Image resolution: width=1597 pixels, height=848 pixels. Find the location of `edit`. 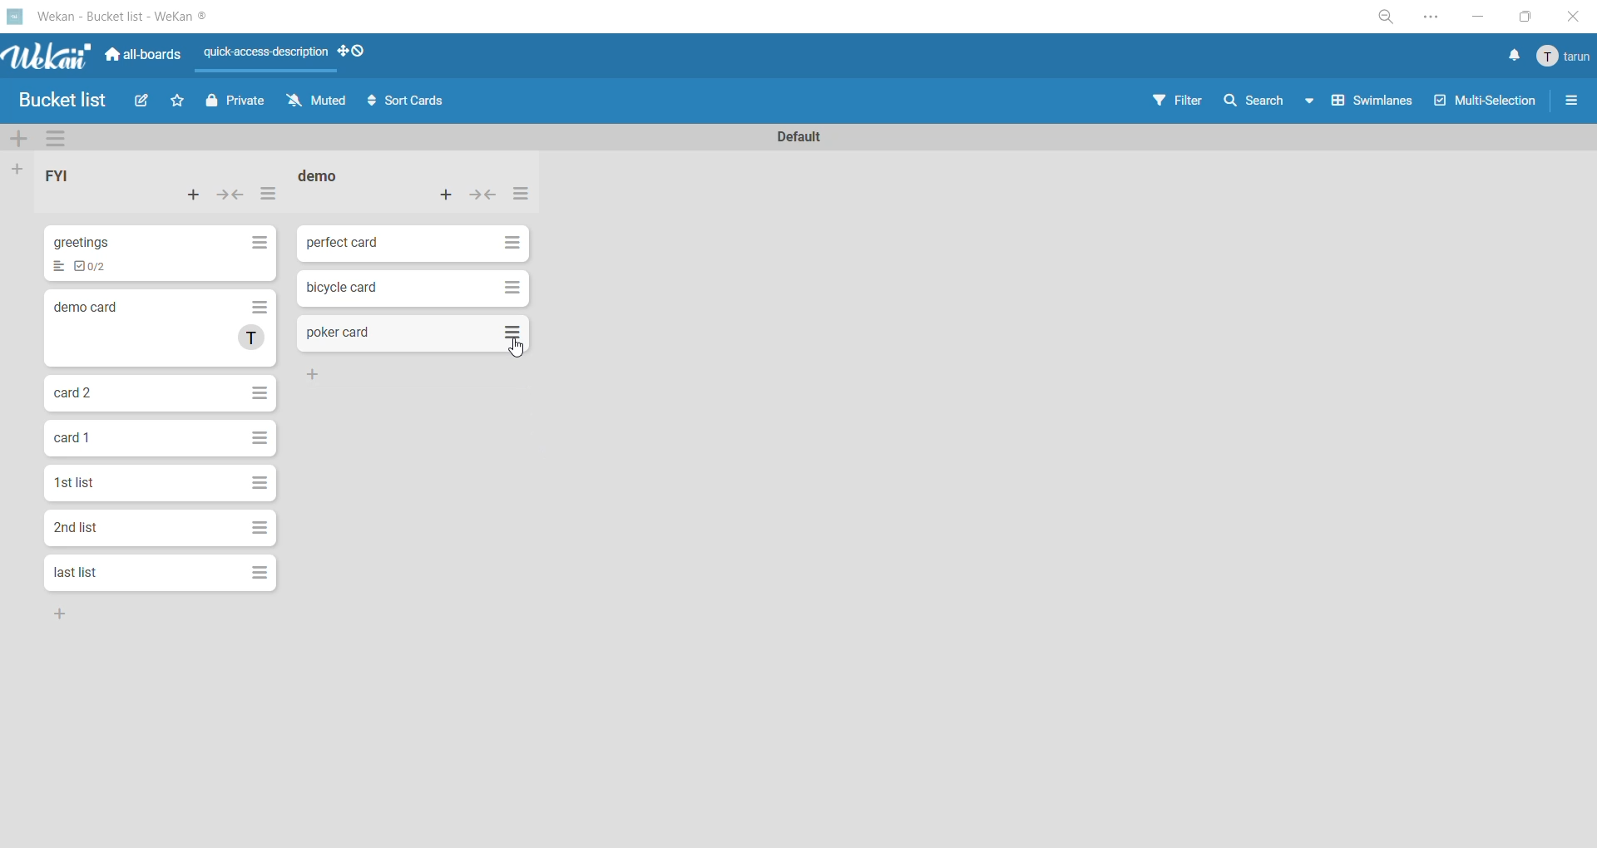

edit is located at coordinates (145, 104).